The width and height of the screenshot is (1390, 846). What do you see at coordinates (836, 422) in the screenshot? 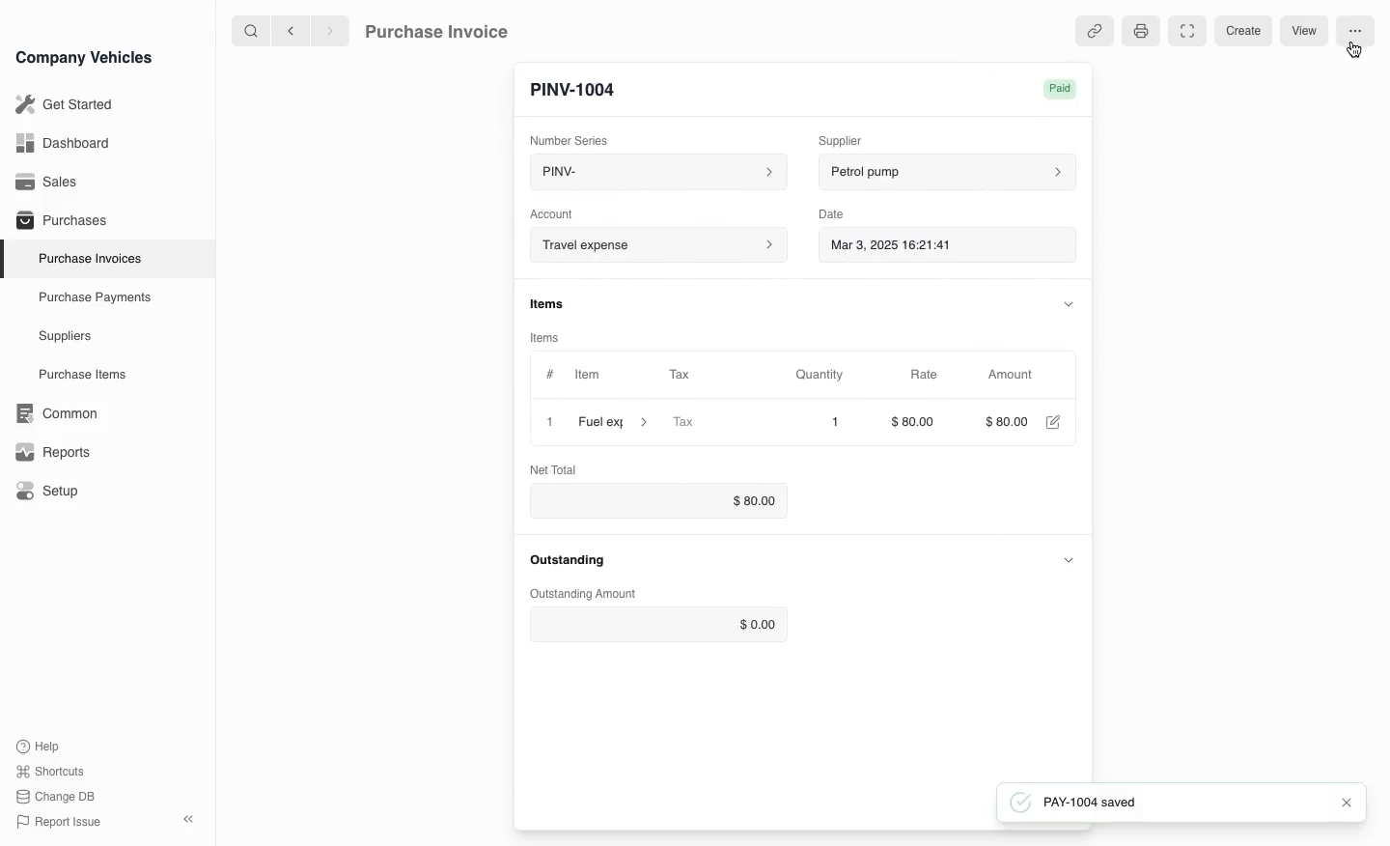
I see `1` at bounding box center [836, 422].